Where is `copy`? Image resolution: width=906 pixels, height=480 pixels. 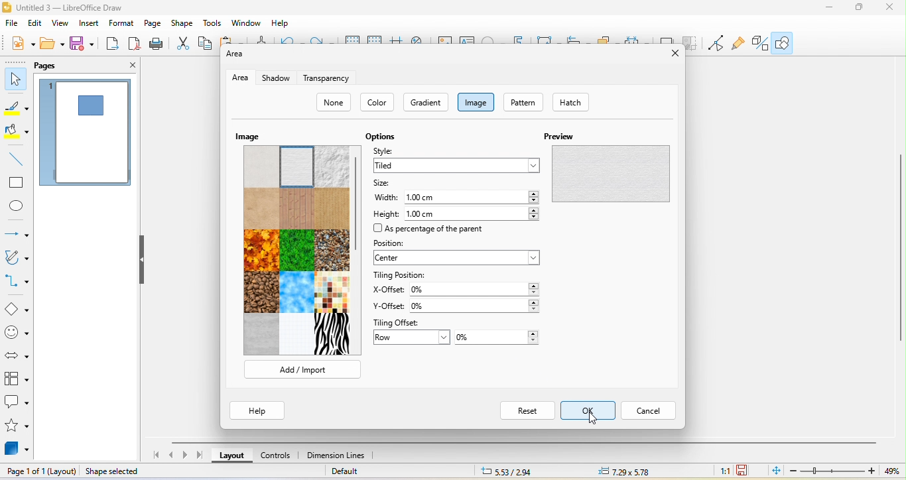
copy is located at coordinates (206, 46).